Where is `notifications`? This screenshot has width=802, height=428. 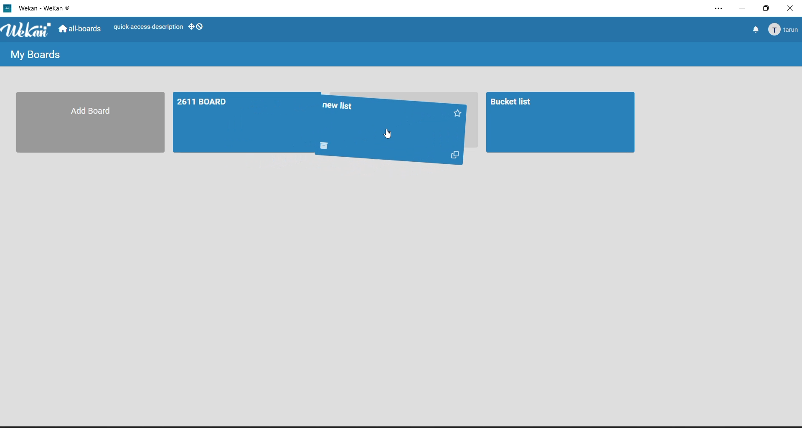 notifications is located at coordinates (755, 29).